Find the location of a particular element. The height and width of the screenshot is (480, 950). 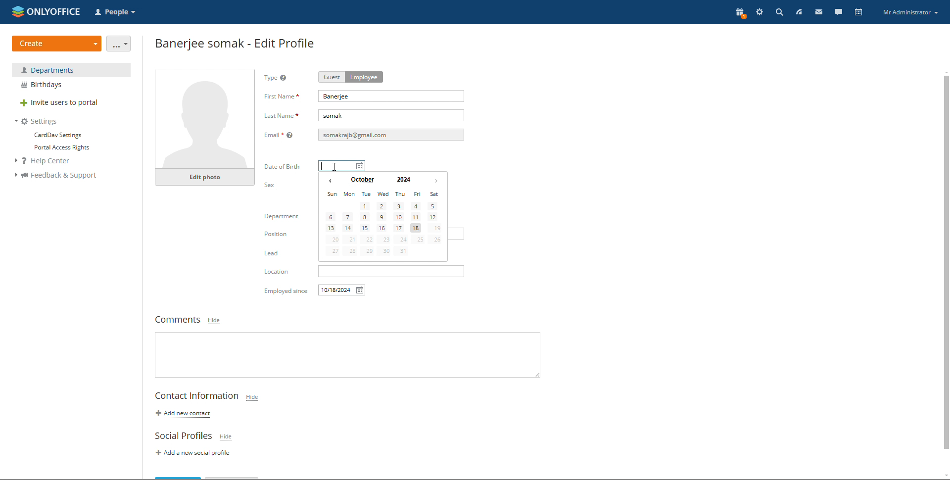

add a new social profile is located at coordinates (195, 454).